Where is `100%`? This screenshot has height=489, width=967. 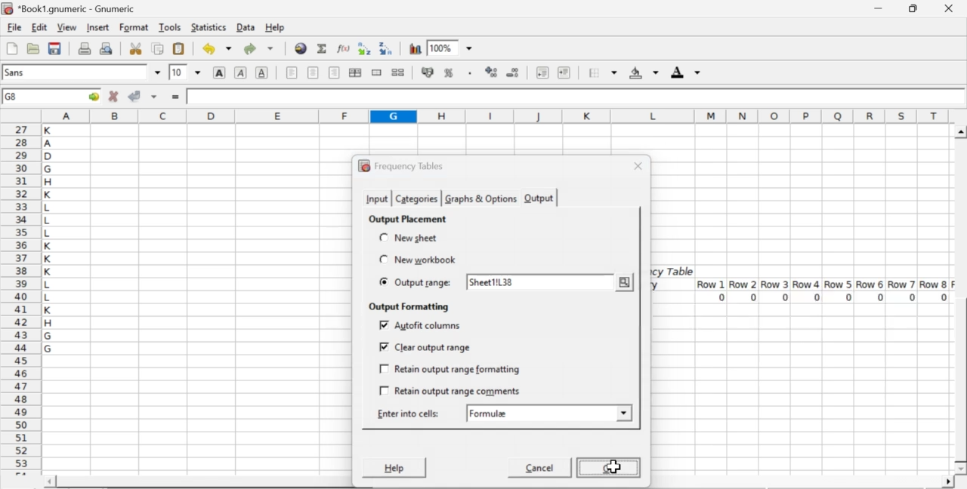
100% is located at coordinates (440, 48).